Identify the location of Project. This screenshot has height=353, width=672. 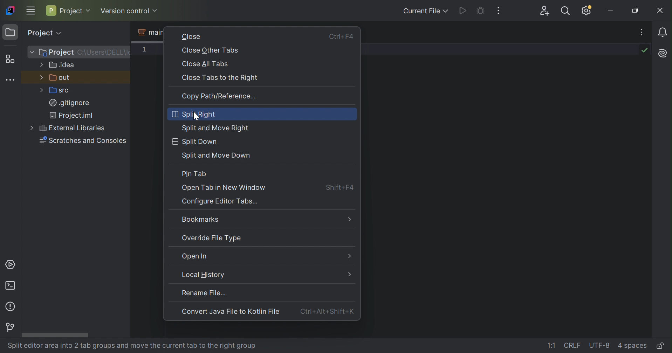
(56, 53).